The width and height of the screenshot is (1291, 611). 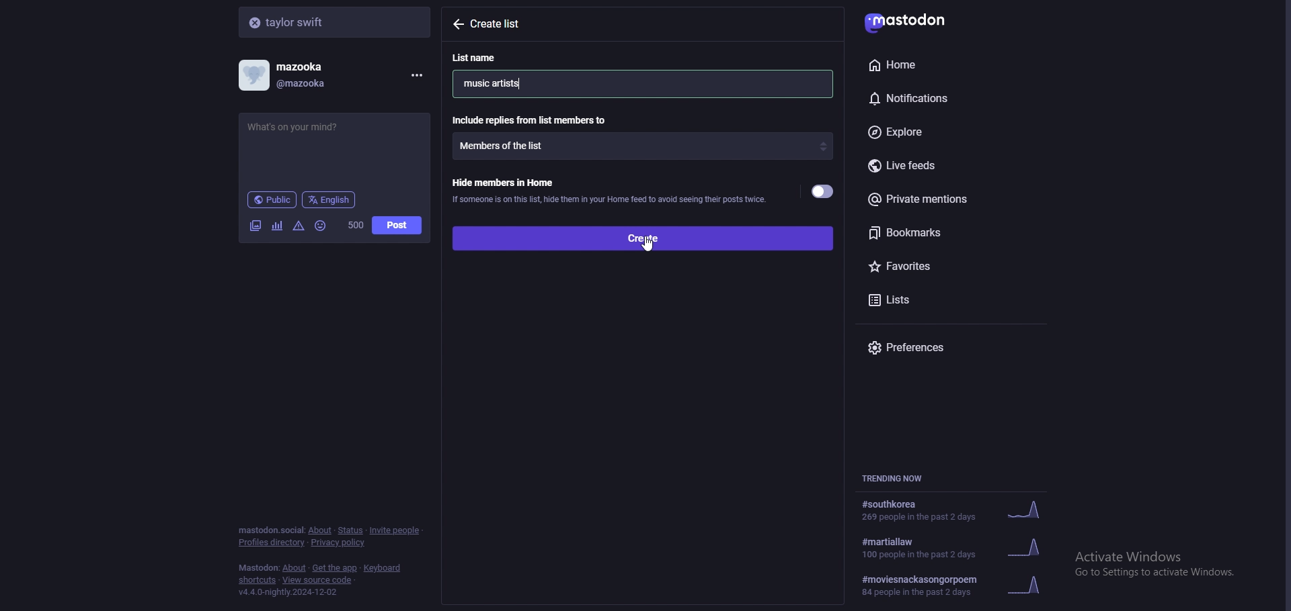 I want to click on create, so click(x=641, y=237).